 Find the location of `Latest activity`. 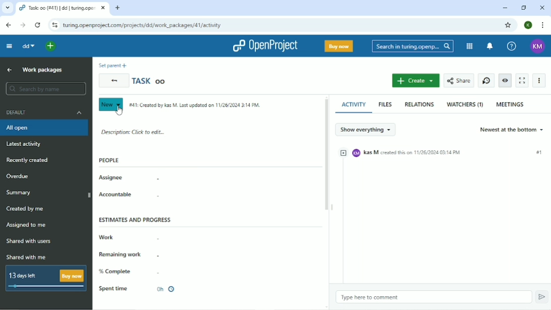

Latest activity is located at coordinates (23, 144).